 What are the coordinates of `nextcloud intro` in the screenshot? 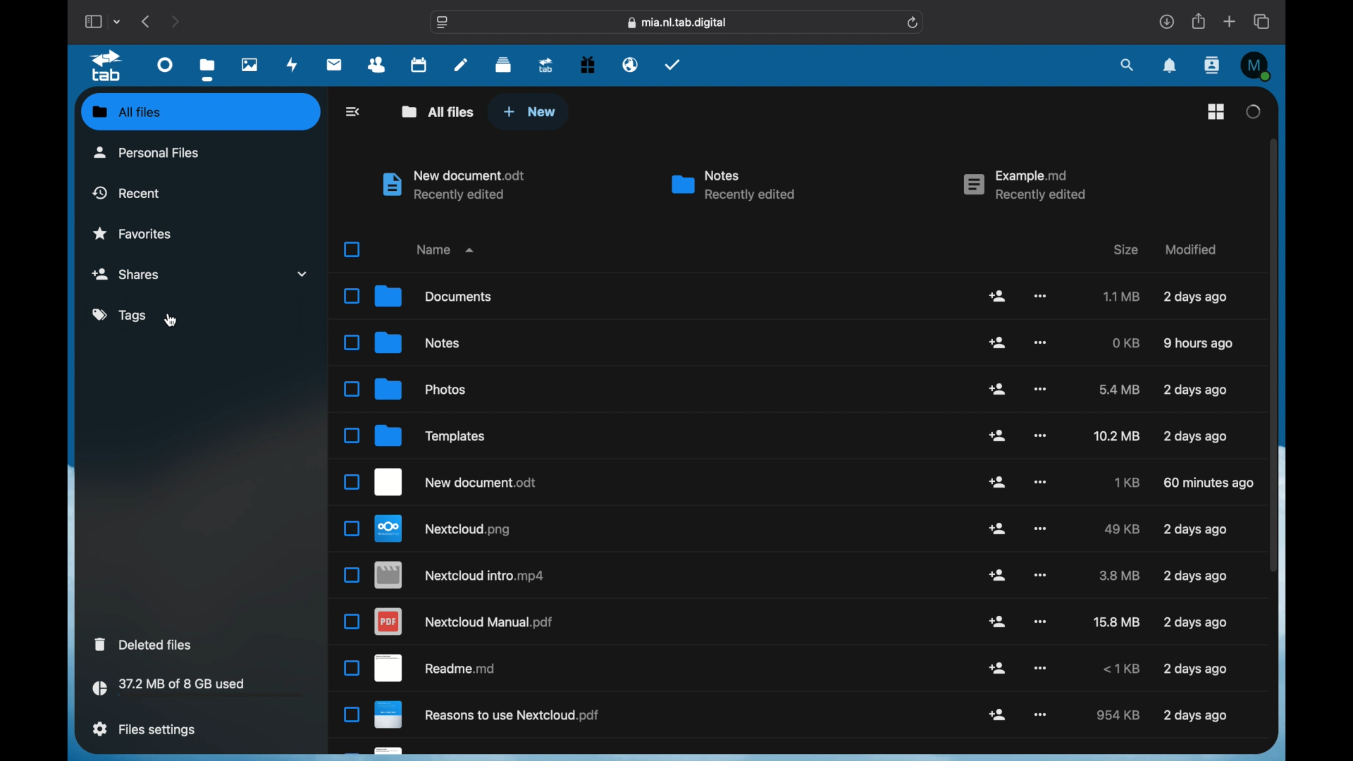 It's located at (460, 575).